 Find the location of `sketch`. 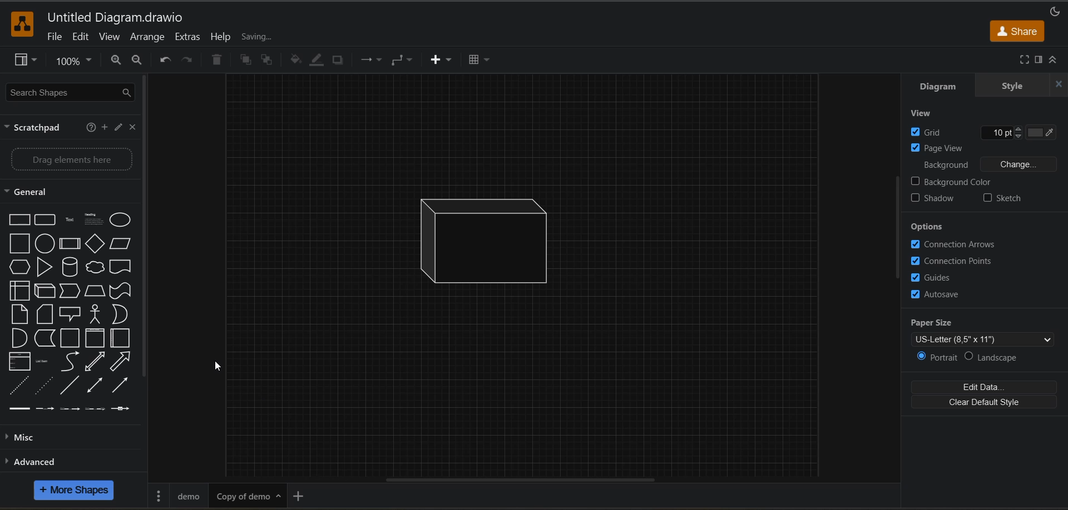

sketch is located at coordinates (1004, 200).